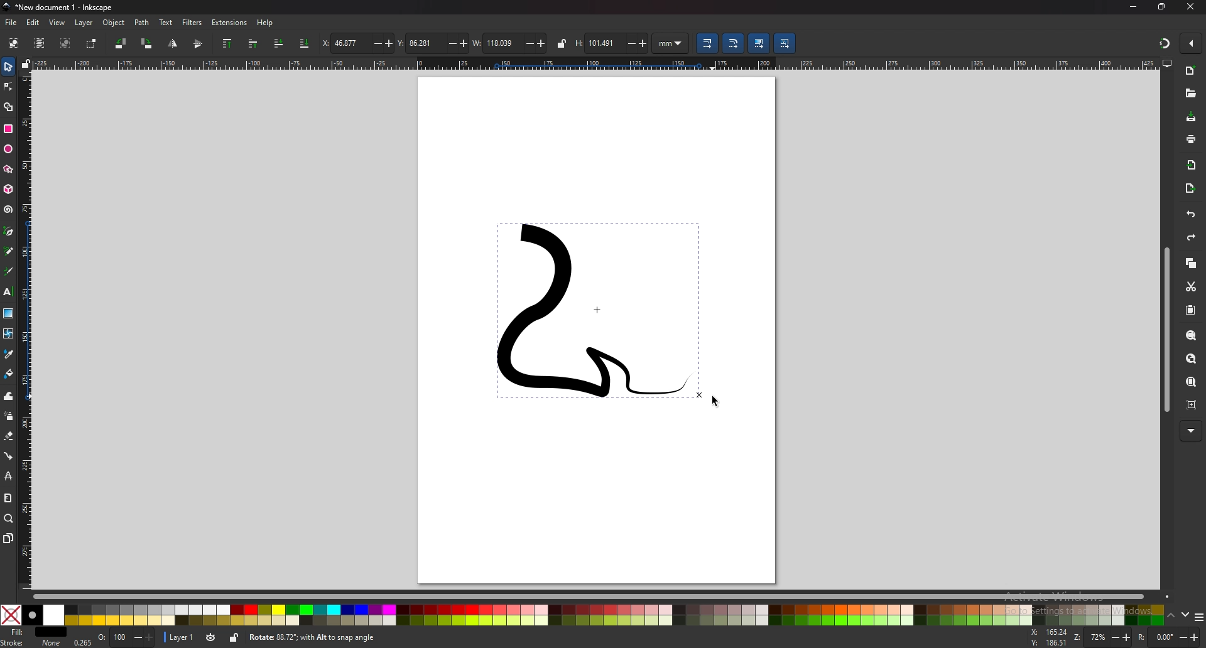 The height and width of the screenshot is (648, 1206). Describe the element at coordinates (84, 23) in the screenshot. I see `layer` at that location.